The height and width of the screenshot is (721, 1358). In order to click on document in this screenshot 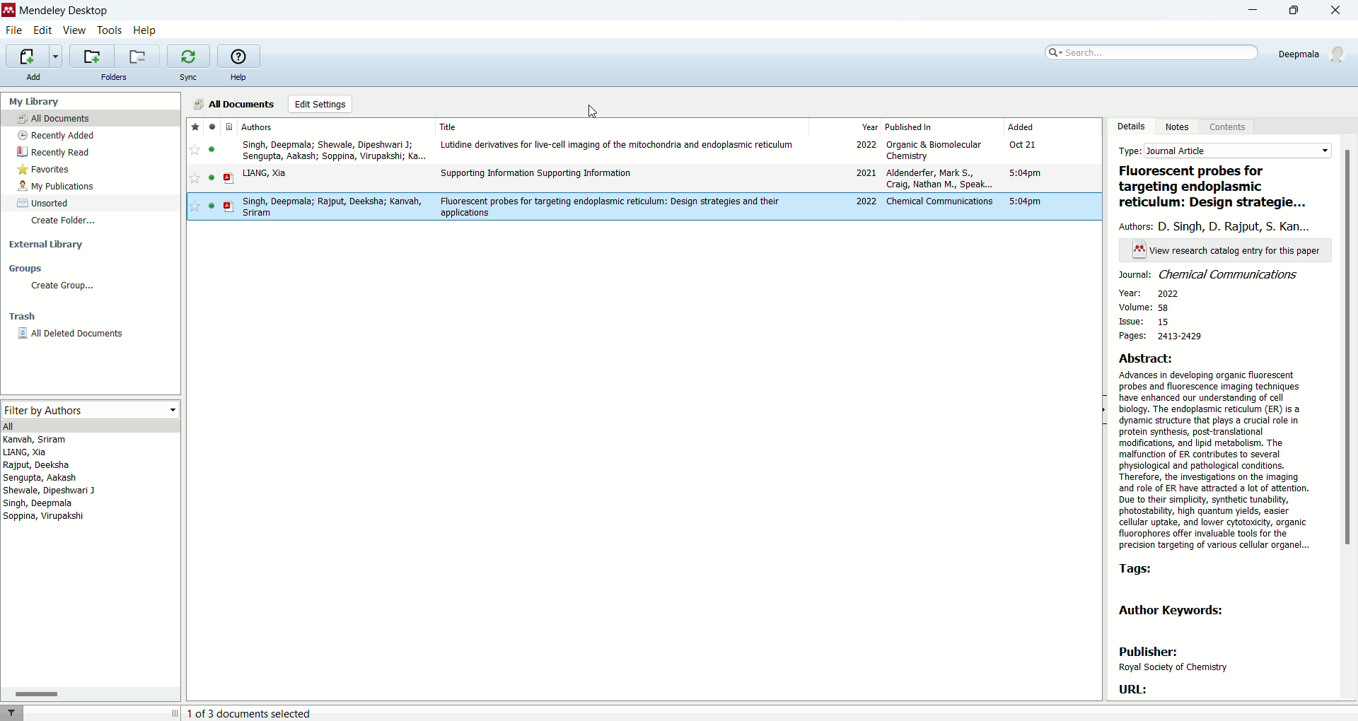, I will do `click(228, 178)`.